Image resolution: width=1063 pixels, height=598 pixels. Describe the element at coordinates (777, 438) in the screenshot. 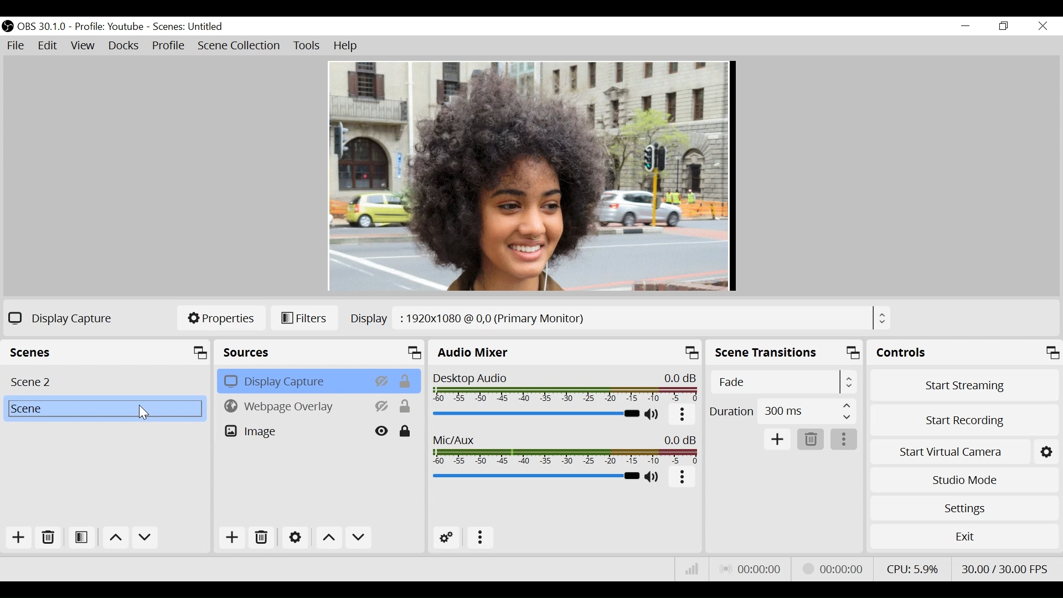

I see `Add ` at that location.